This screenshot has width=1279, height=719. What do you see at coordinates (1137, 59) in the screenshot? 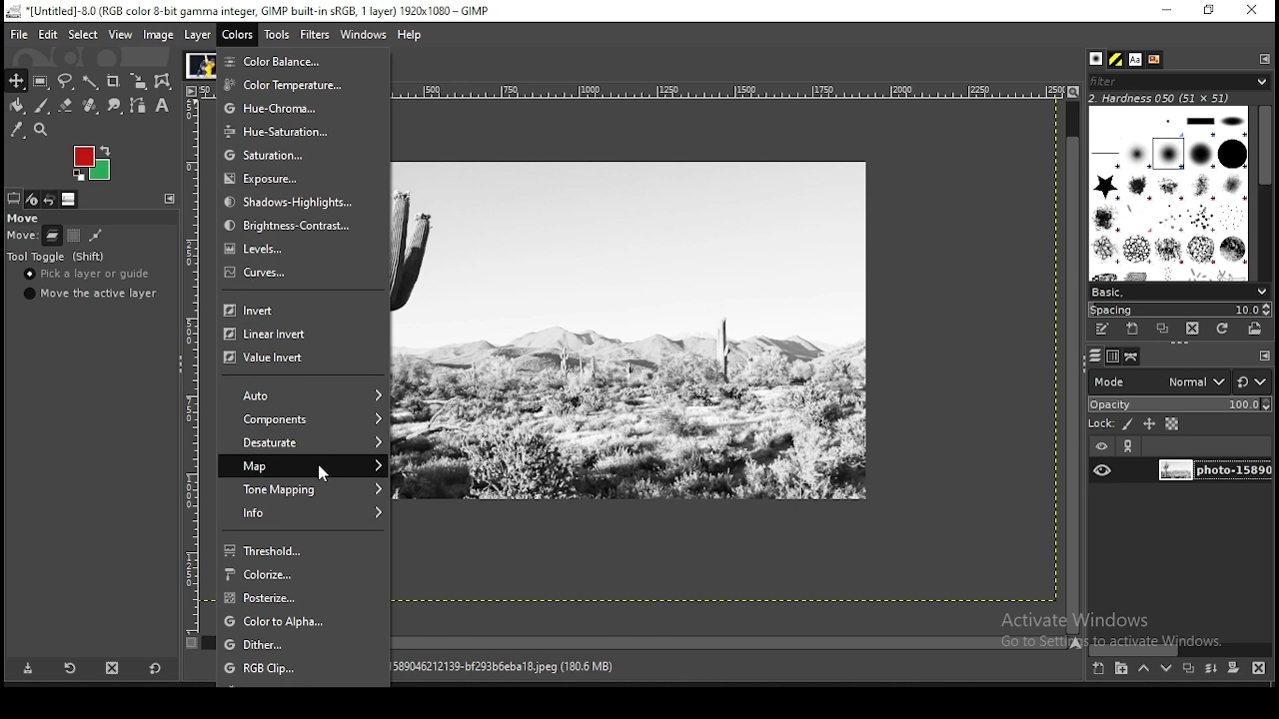
I see `fonts` at bounding box center [1137, 59].